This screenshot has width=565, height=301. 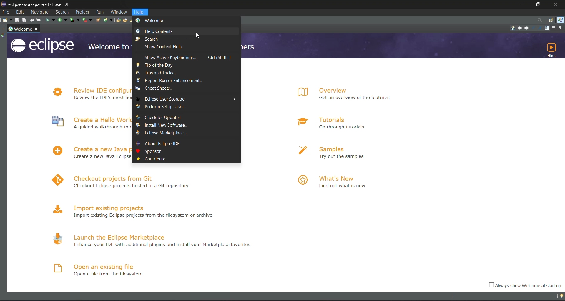 What do you see at coordinates (198, 36) in the screenshot?
I see `cursor` at bounding box center [198, 36].